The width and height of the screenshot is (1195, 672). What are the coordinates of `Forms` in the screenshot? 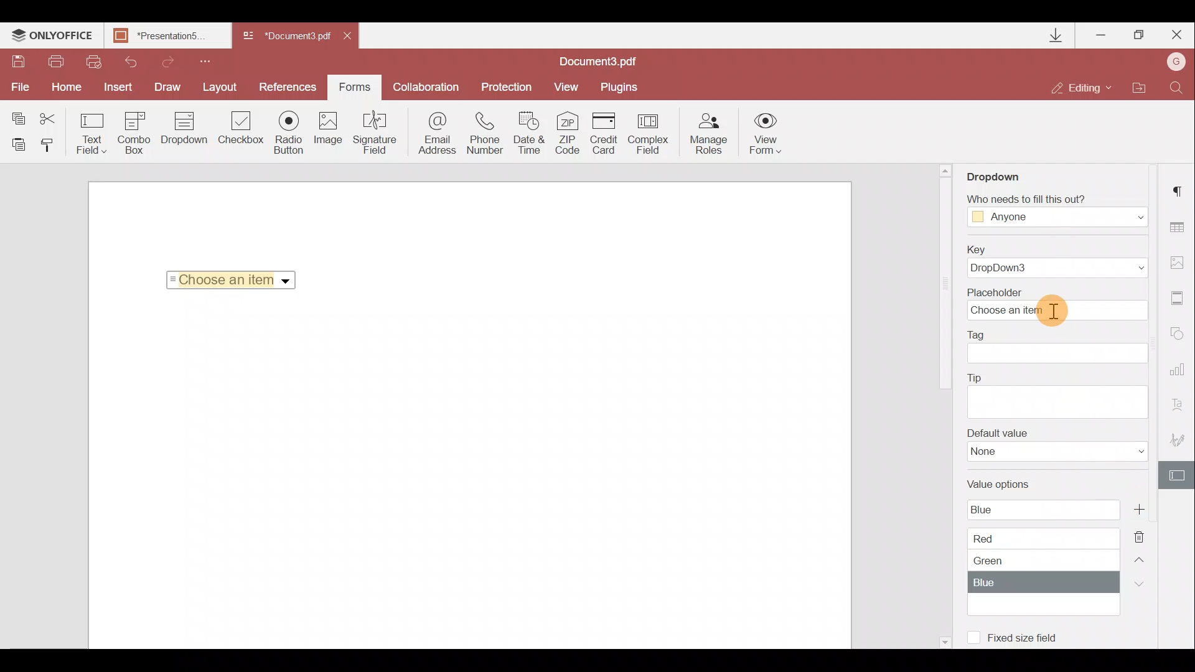 It's located at (355, 87).